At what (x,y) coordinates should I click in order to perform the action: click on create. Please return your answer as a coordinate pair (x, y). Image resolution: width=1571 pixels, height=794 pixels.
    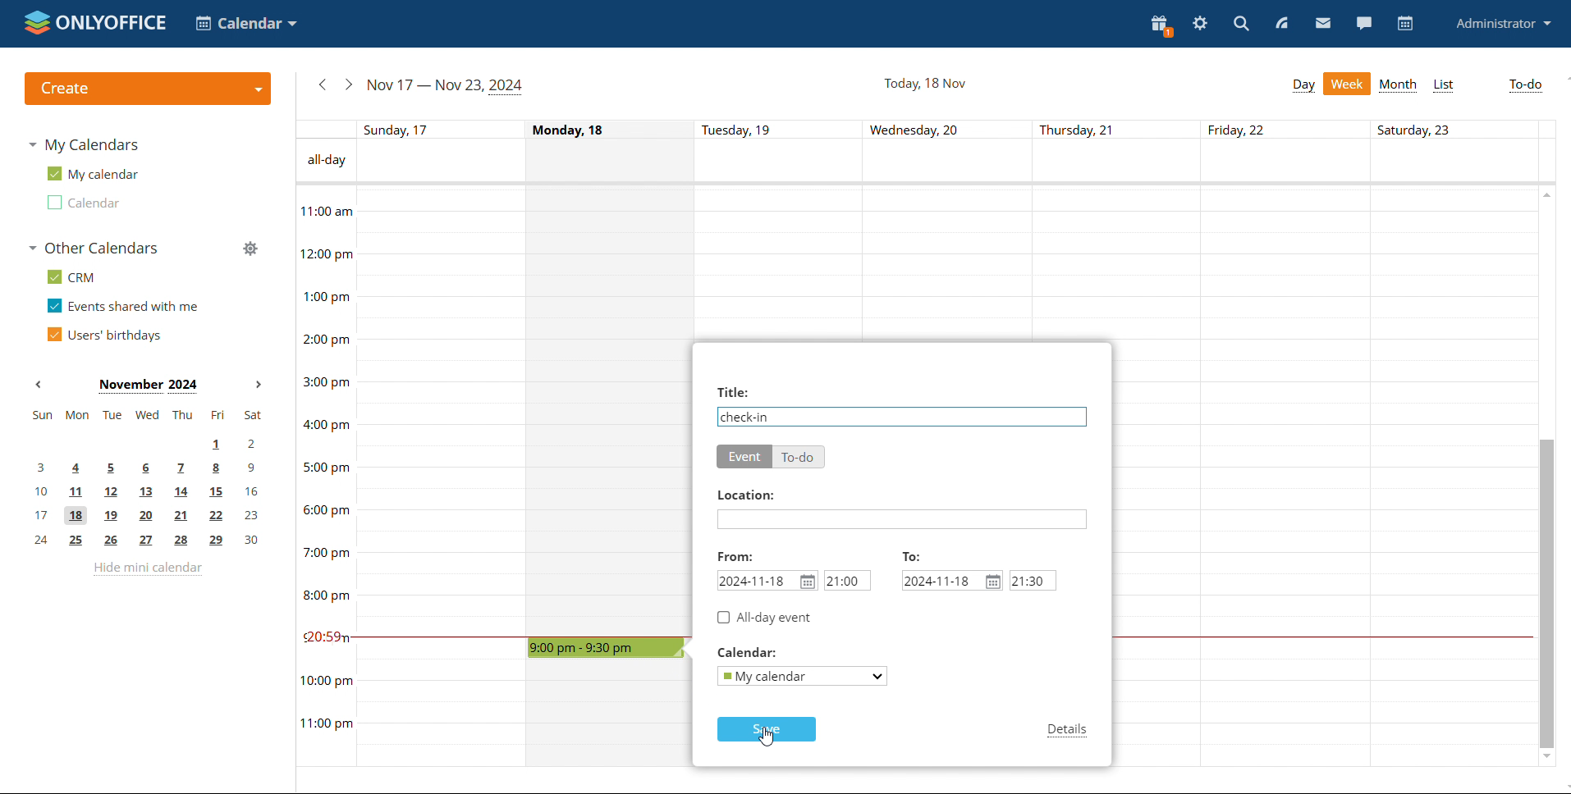
    Looking at the image, I should click on (149, 89).